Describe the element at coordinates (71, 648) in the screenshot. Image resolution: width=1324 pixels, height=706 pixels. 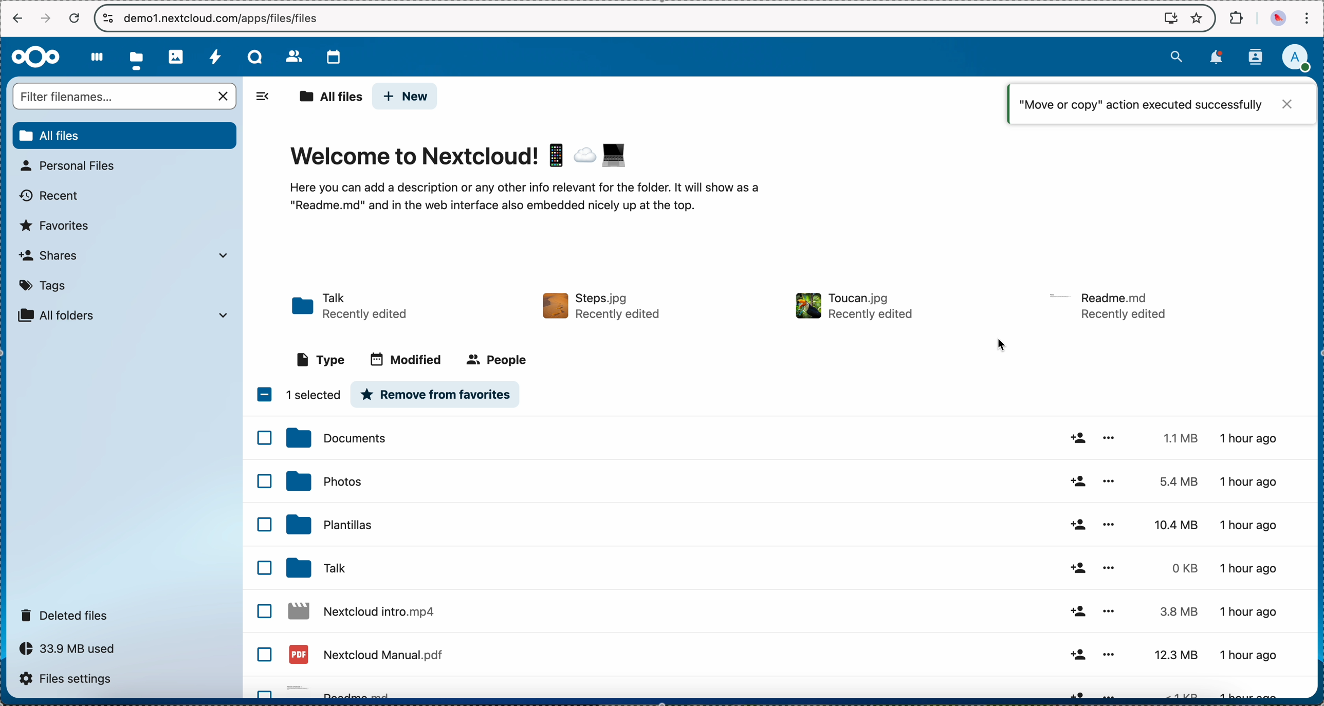
I see `33.9 MB used` at that location.